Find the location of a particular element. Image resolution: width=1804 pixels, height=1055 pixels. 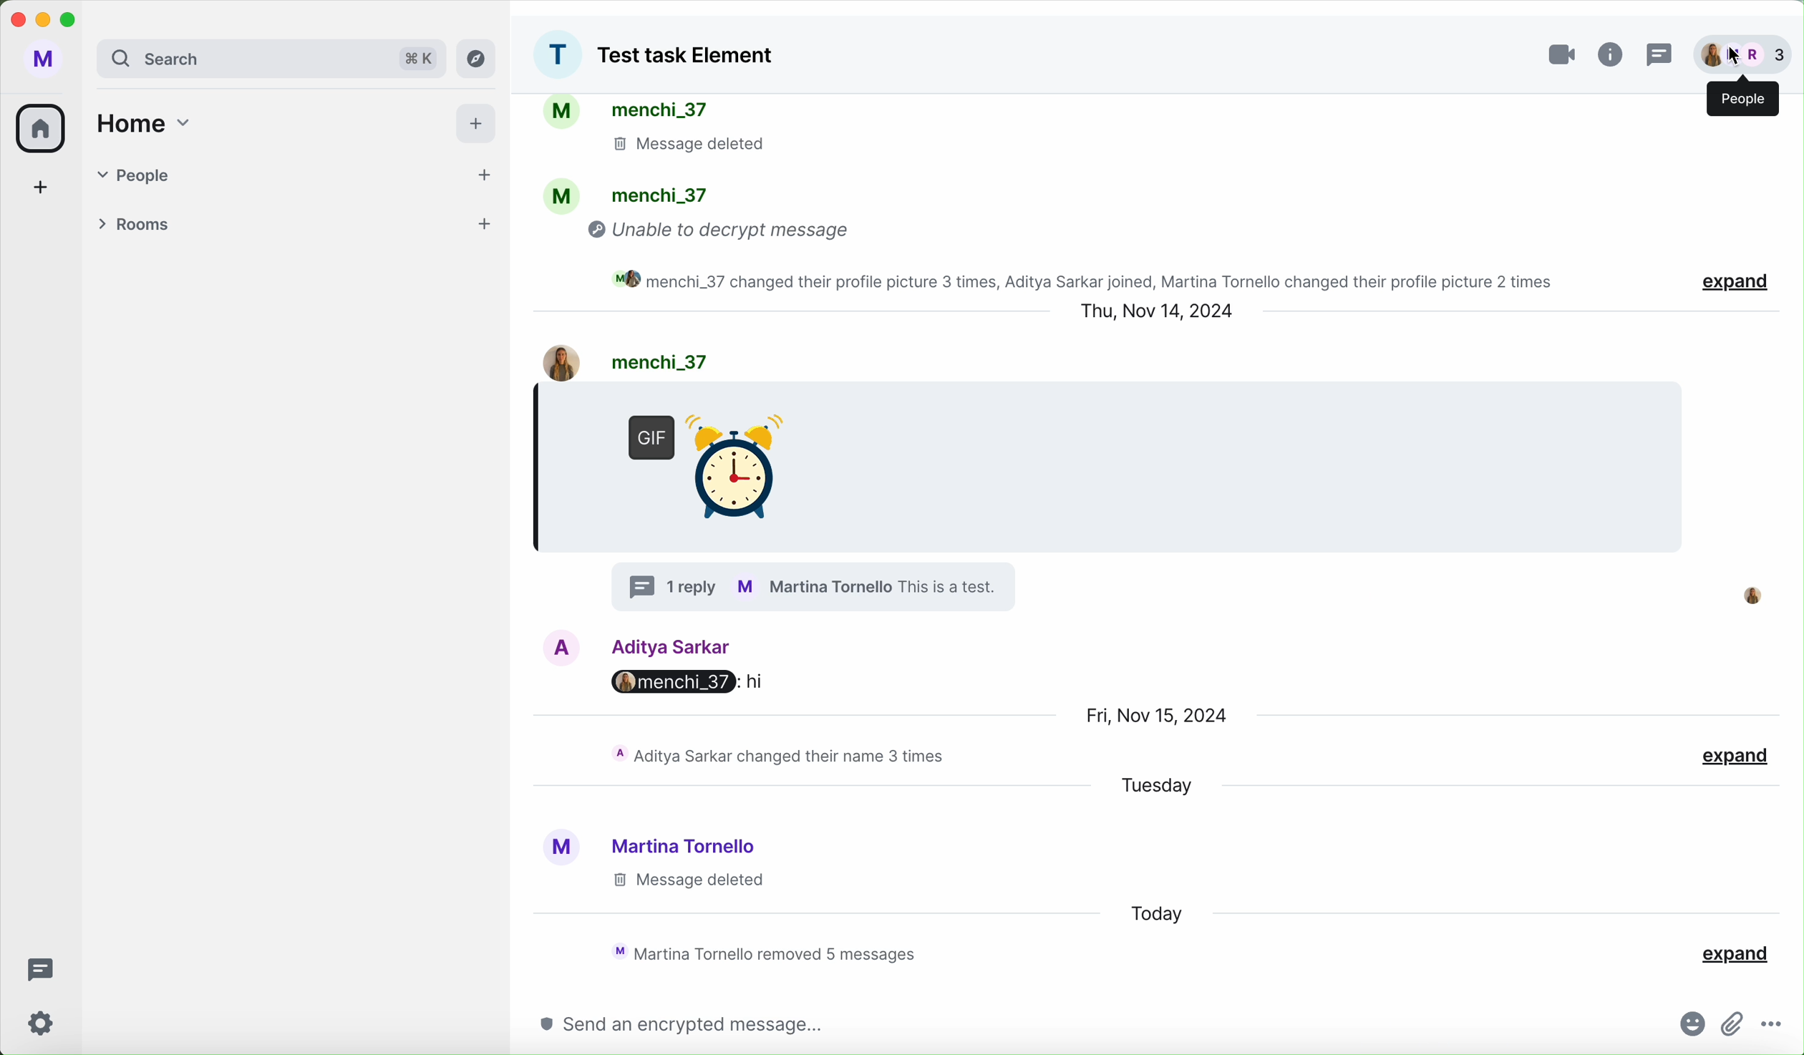

expand is located at coordinates (1724, 283).